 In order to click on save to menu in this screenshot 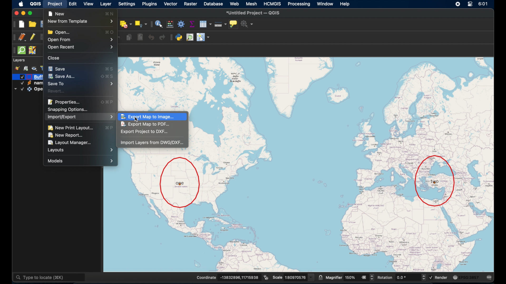, I will do `click(82, 84)`.